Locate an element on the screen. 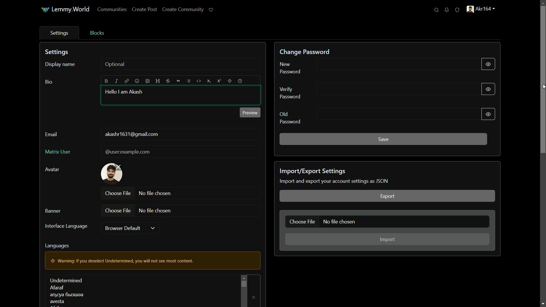  show/hide is located at coordinates (489, 115).